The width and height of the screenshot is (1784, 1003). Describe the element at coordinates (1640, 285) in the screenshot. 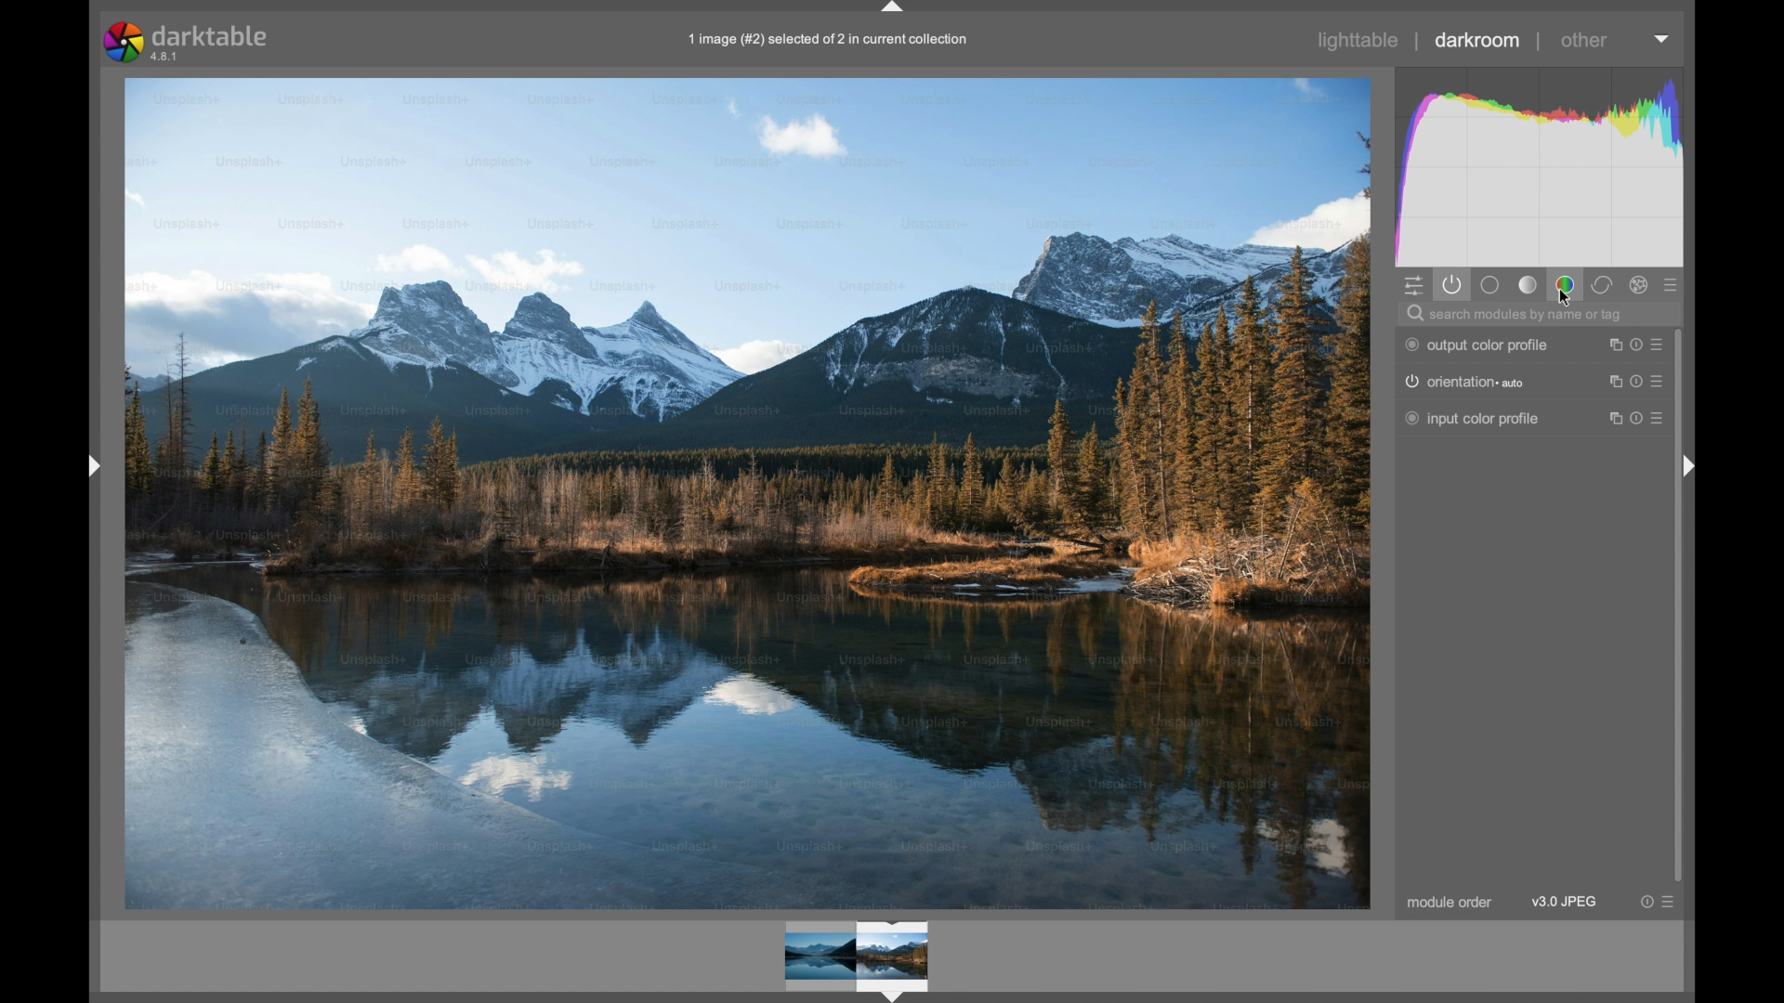

I see `effect` at that location.